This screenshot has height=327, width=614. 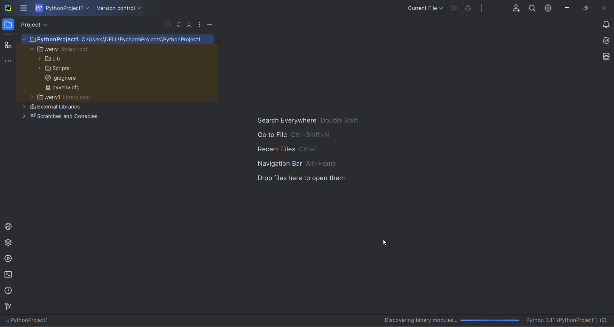 What do you see at coordinates (200, 25) in the screenshot?
I see `options` at bounding box center [200, 25].